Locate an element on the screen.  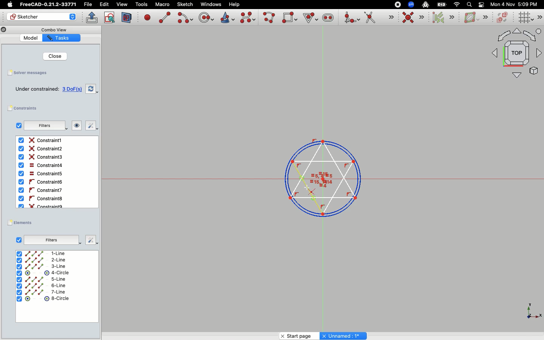
Select associated constraints is located at coordinates (442, 17).